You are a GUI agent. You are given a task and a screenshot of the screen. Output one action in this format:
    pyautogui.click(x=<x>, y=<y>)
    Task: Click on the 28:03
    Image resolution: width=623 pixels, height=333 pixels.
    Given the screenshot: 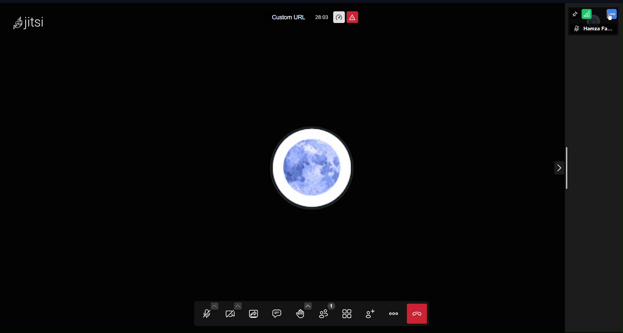 What is the action you would take?
    pyautogui.click(x=322, y=17)
    